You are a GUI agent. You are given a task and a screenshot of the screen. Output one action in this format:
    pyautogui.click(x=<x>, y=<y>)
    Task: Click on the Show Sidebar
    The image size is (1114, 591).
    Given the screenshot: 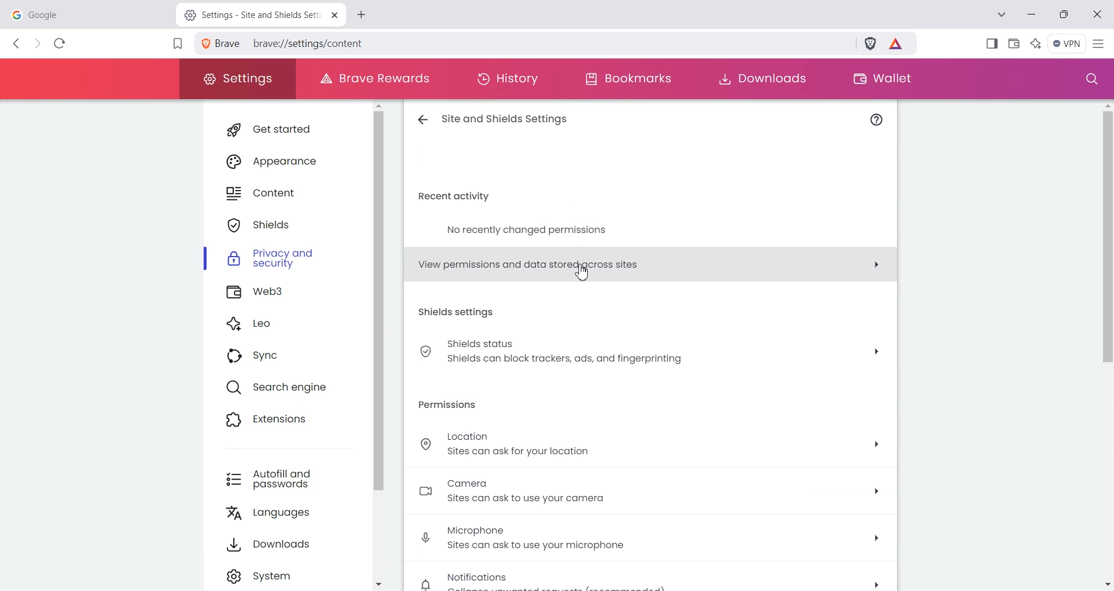 What is the action you would take?
    pyautogui.click(x=993, y=43)
    